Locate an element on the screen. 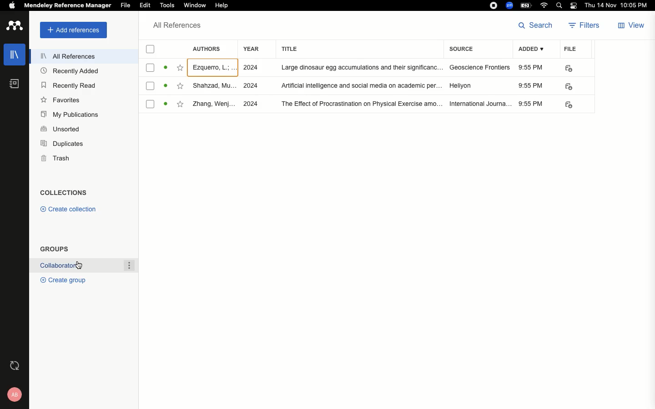 The width and height of the screenshot is (655, 409). Recently read is located at coordinates (69, 86).